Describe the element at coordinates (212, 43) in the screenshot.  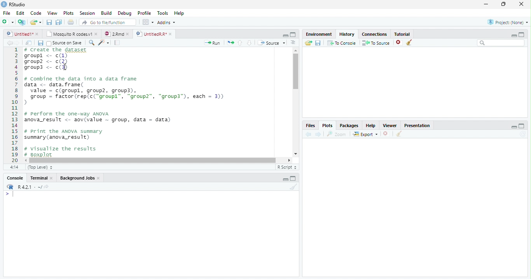
I see `Run` at that location.